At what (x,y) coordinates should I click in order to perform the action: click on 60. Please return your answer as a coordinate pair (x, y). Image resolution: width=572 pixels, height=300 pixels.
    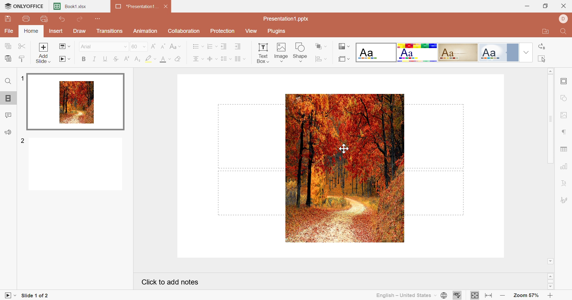
    Looking at the image, I should click on (138, 47).